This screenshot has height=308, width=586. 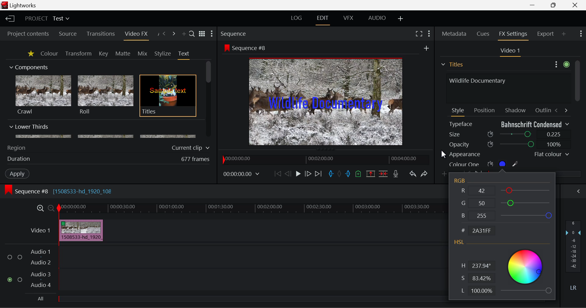 What do you see at coordinates (509, 124) in the screenshot?
I see `Typeface` at bounding box center [509, 124].